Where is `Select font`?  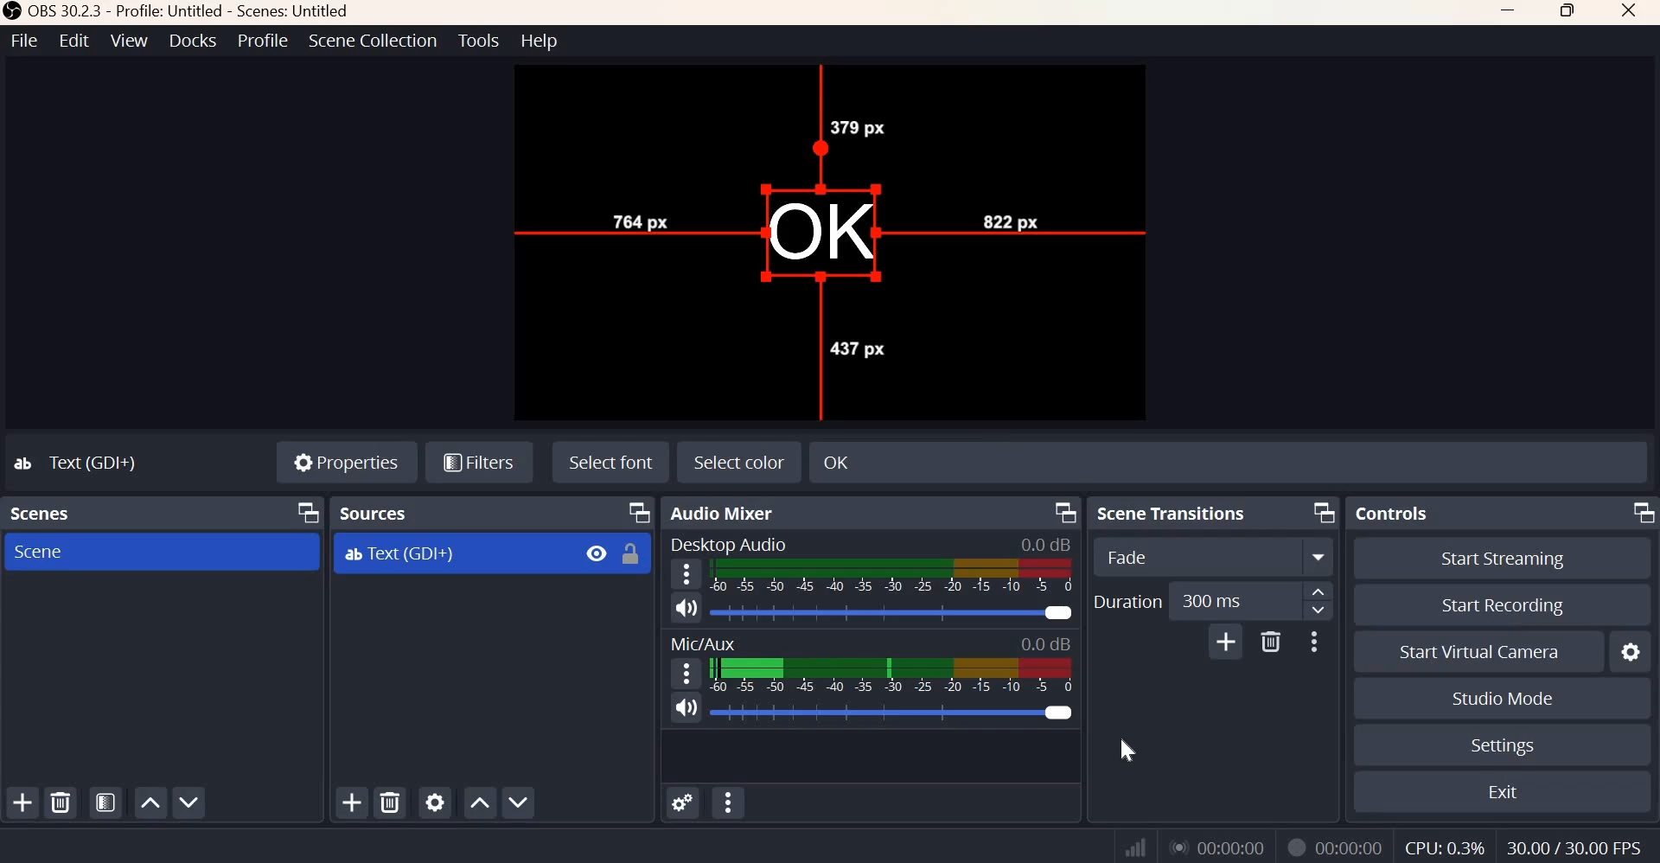 Select font is located at coordinates (611, 461).